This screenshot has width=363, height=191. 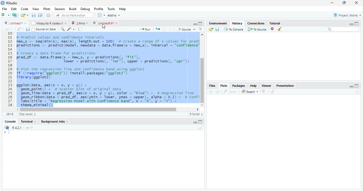 I want to click on 1:1, so click(x=9, y=115).